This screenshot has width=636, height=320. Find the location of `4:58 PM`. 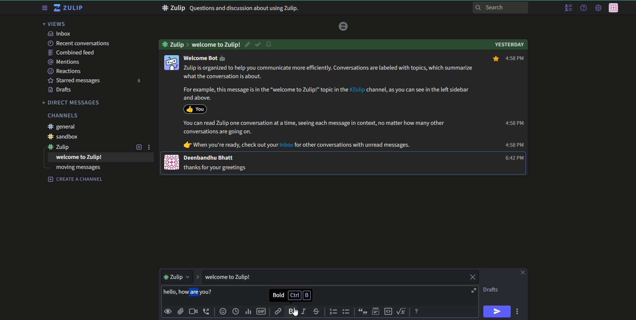

4:58 PM is located at coordinates (514, 145).